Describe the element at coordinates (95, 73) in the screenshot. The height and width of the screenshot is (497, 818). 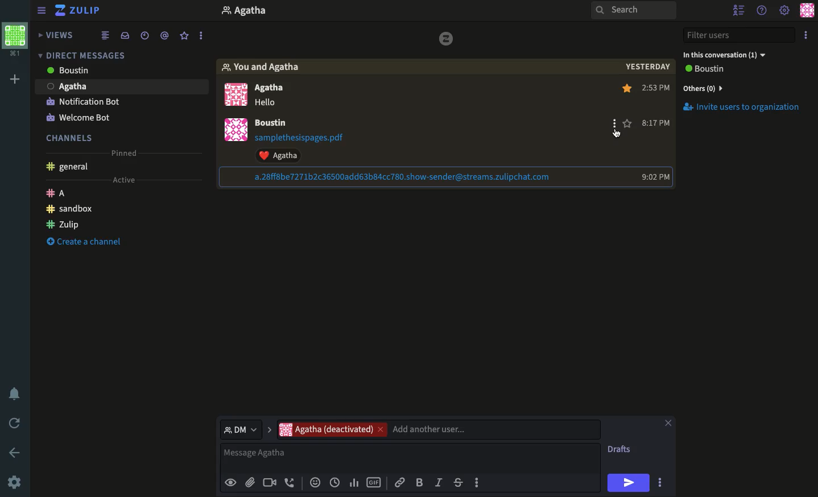
I see `Users` at that location.